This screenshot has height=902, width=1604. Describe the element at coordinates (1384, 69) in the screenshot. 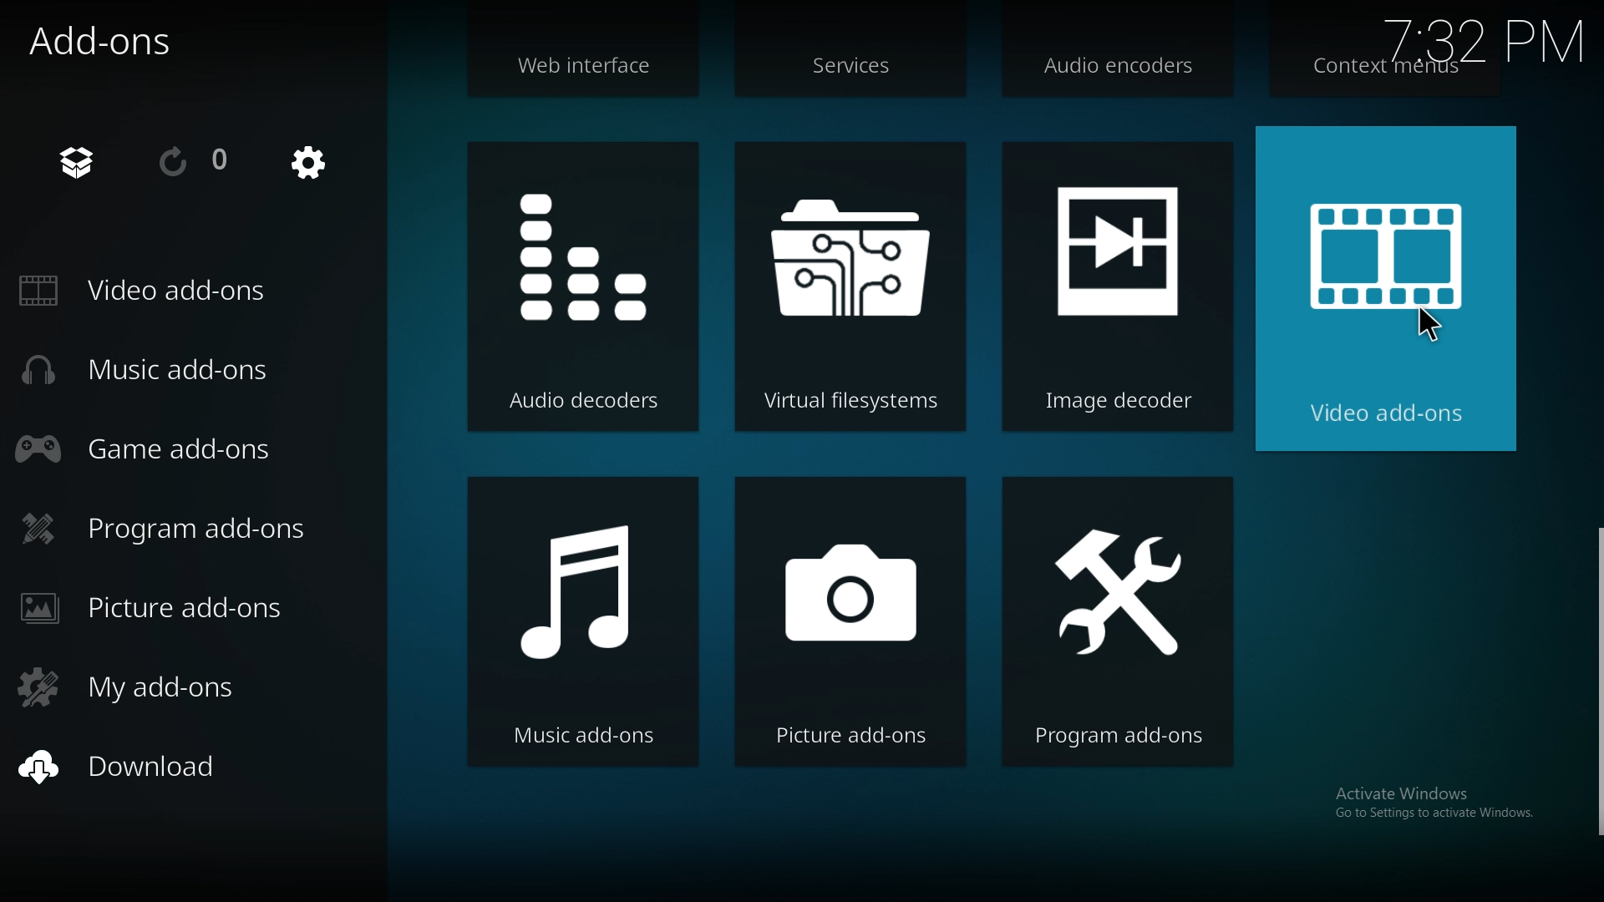

I see `context menus` at that location.